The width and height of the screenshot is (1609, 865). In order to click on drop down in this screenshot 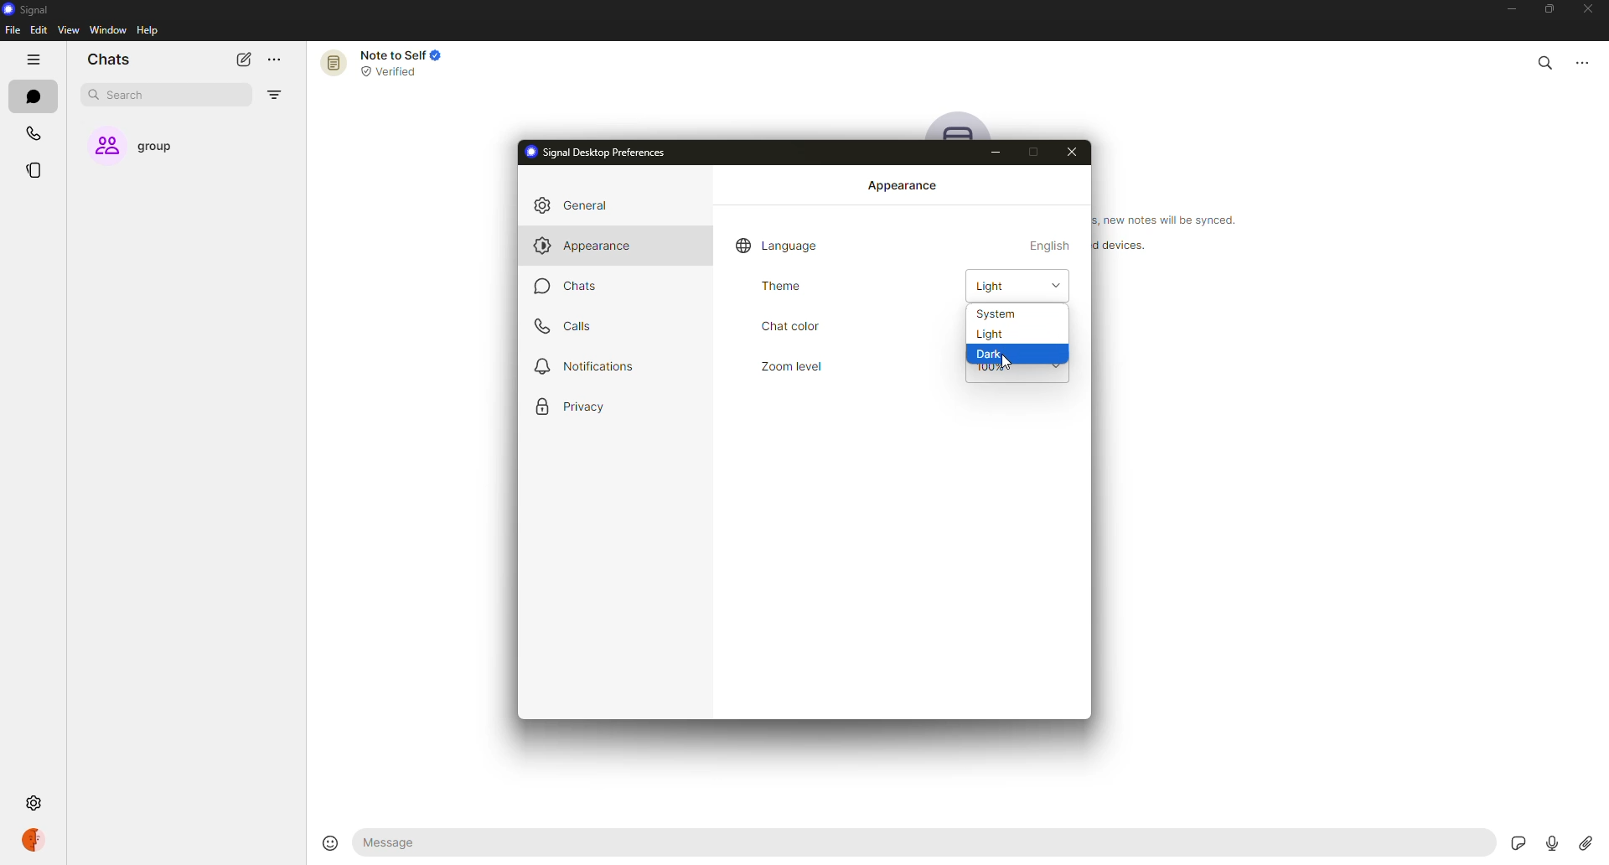, I will do `click(1056, 366)`.